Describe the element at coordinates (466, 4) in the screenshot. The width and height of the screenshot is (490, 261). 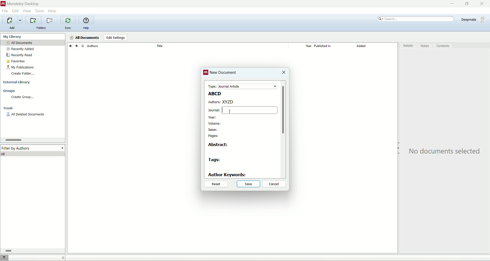
I see `maximize` at that location.